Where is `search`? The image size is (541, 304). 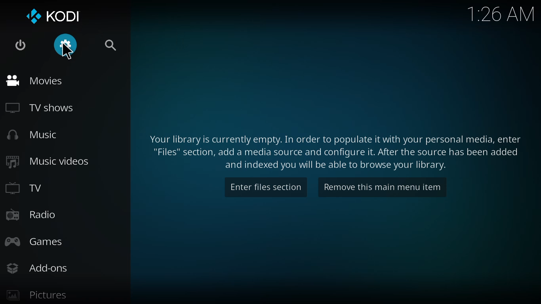 search is located at coordinates (110, 45).